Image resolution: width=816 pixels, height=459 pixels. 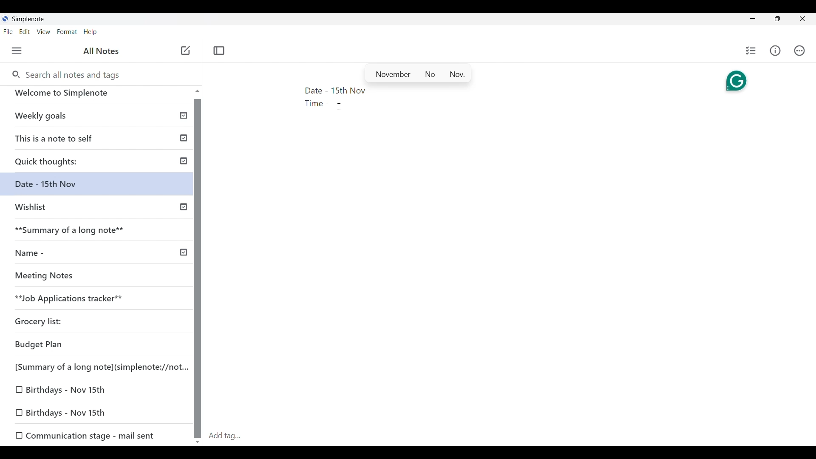 What do you see at coordinates (94, 300) in the screenshot?
I see `Unpublished note` at bounding box center [94, 300].